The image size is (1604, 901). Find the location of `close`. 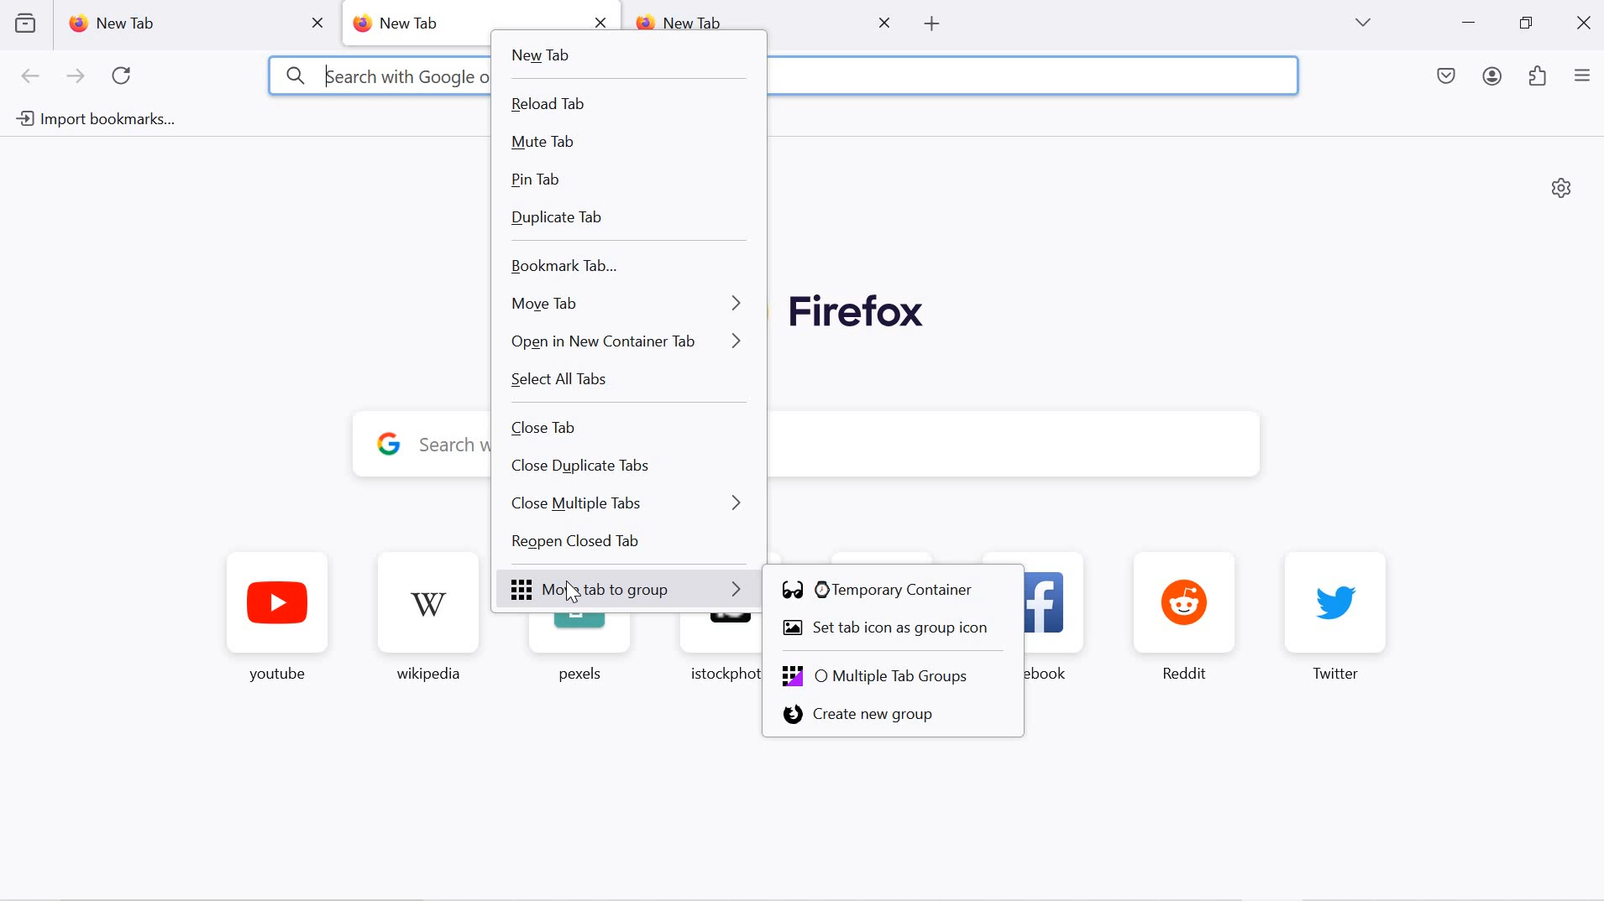

close is located at coordinates (887, 21).